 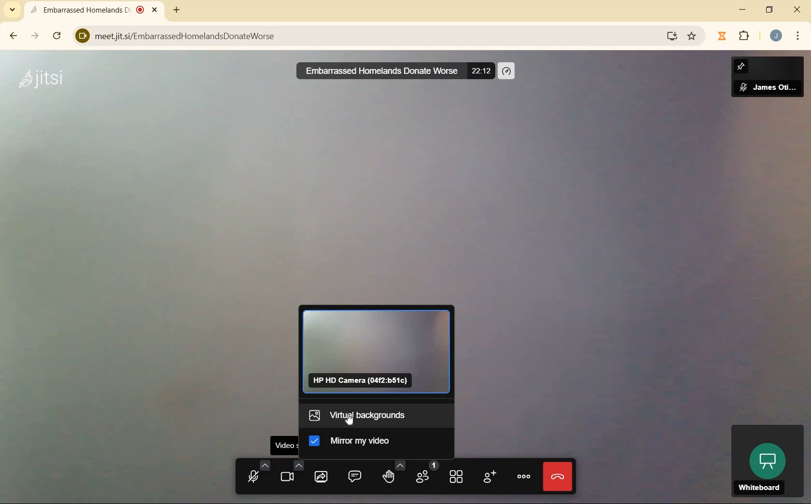 What do you see at coordinates (14, 36) in the screenshot?
I see `back` at bounding box center [14, 36].